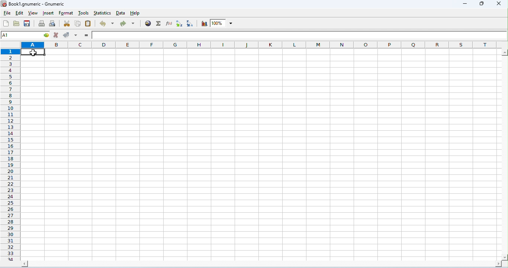 This screenshot has height=268, width=508. I want to click on paste, so click(88, 23).